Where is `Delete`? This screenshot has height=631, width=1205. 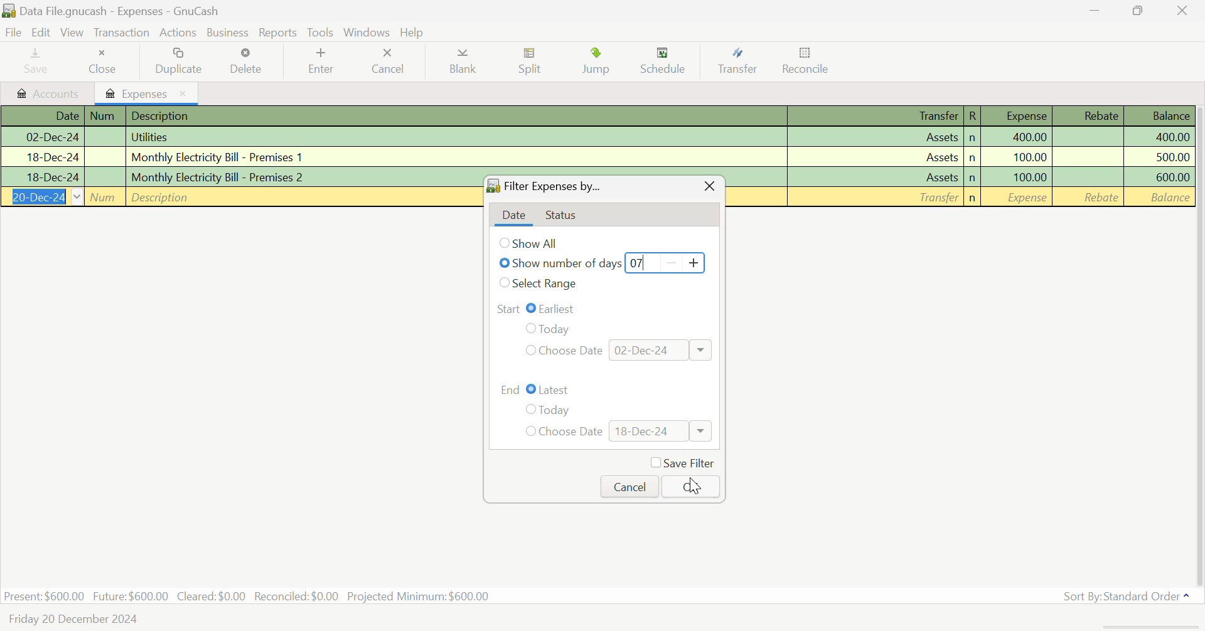 Delete is located at coordinates (251, 60).